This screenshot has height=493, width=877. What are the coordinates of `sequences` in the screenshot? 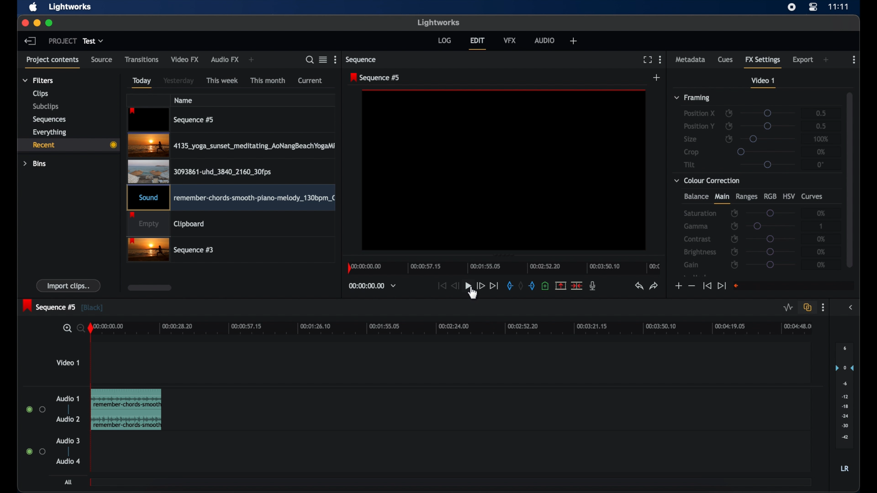 It's located at (50, 119).